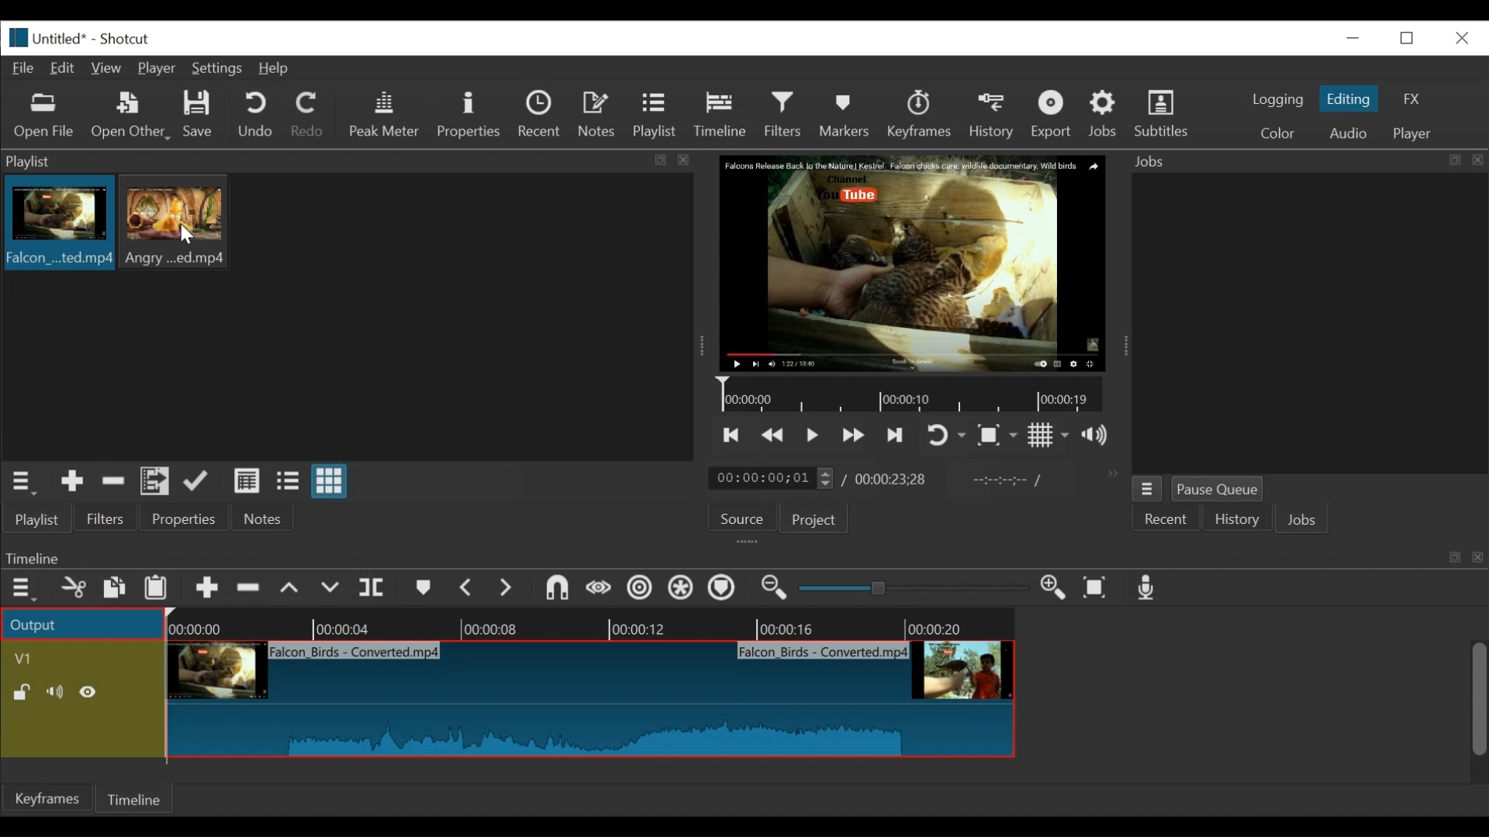  What do you see at coordinates (250, 591) in the screenshot?
I see `Remove cut` at bounding box center [250, 591].